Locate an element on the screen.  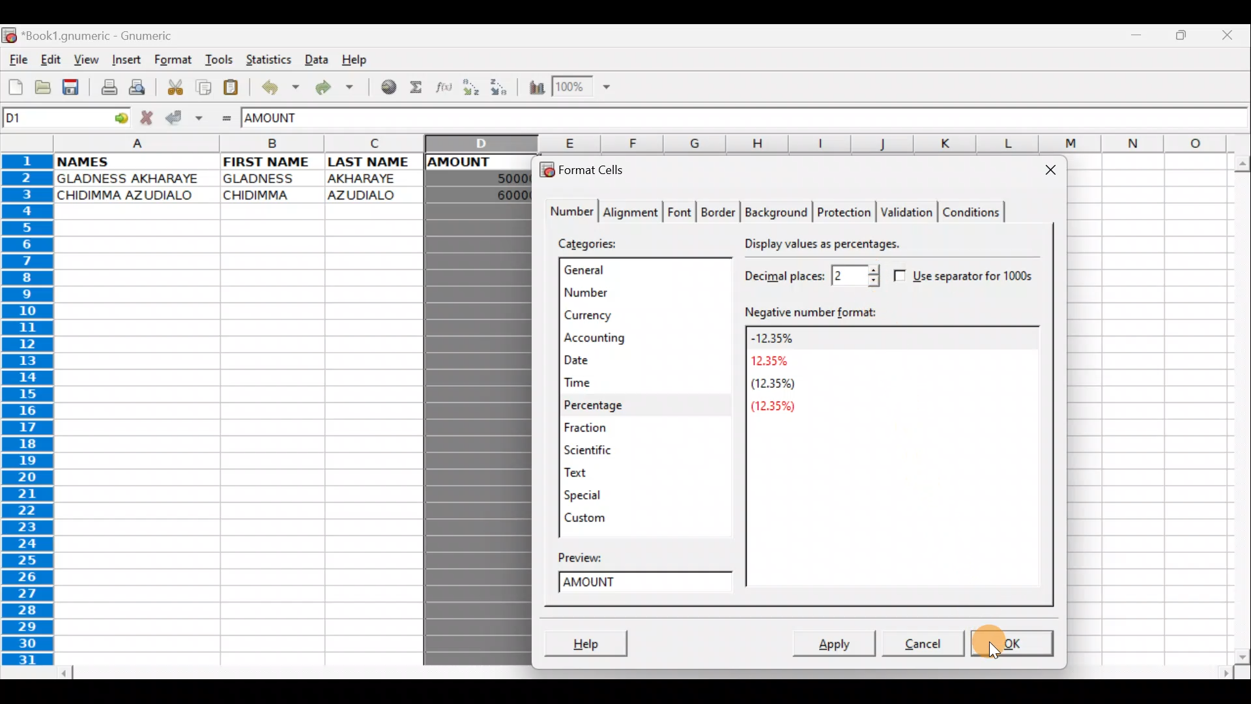
Cancel is located at coordinates (917, 646).